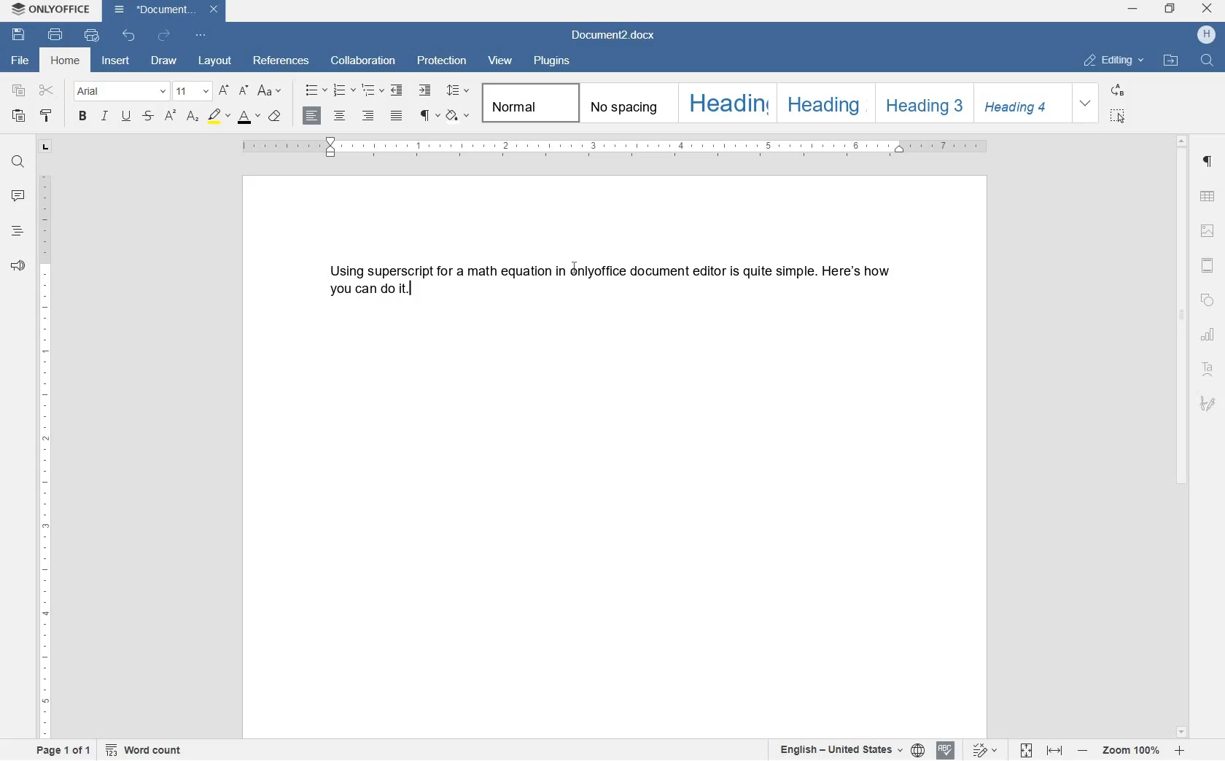 Image resolution: width=1225 pixels, height=761 pixels. What do you see at coordinates (397, 91) in the screenshot?
I see `decrease indent` at bounding box center [397, 91].